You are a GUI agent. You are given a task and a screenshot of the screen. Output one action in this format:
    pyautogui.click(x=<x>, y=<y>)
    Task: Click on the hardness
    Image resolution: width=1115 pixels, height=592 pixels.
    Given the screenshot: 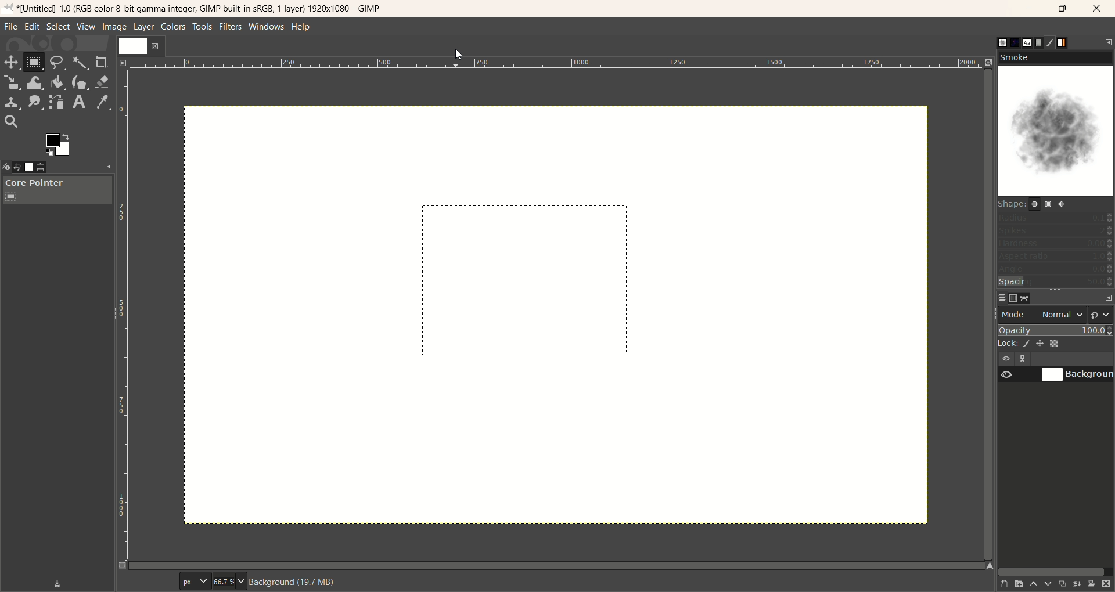 What is the action you would take?
    pyautogui.click(x=1055, y=244)
    